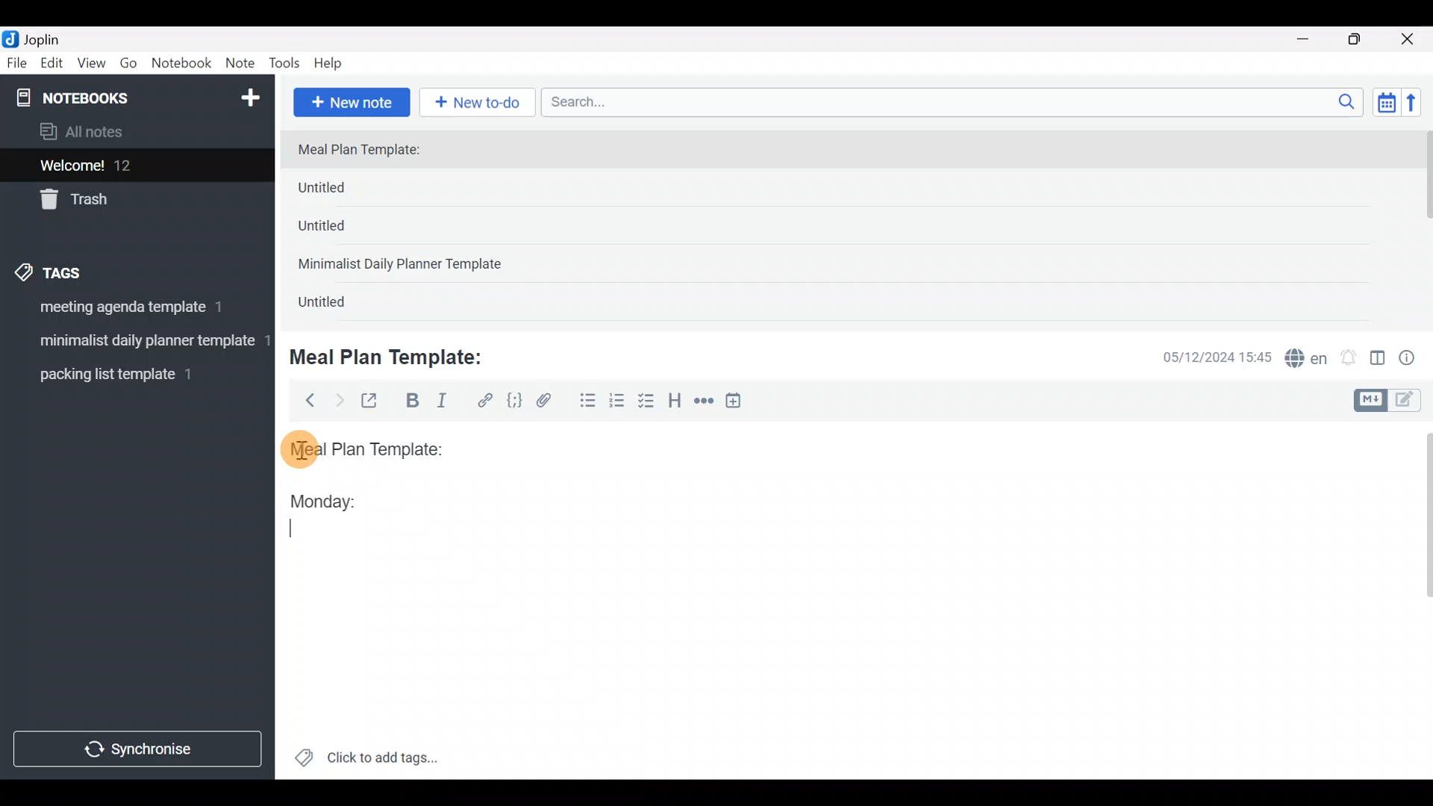 This screenshot has height=806, width=1433. What do you see at coordinates (1349, 359) in the screenshot?
I see `Set alarm` at bounding box center [1349, 359].